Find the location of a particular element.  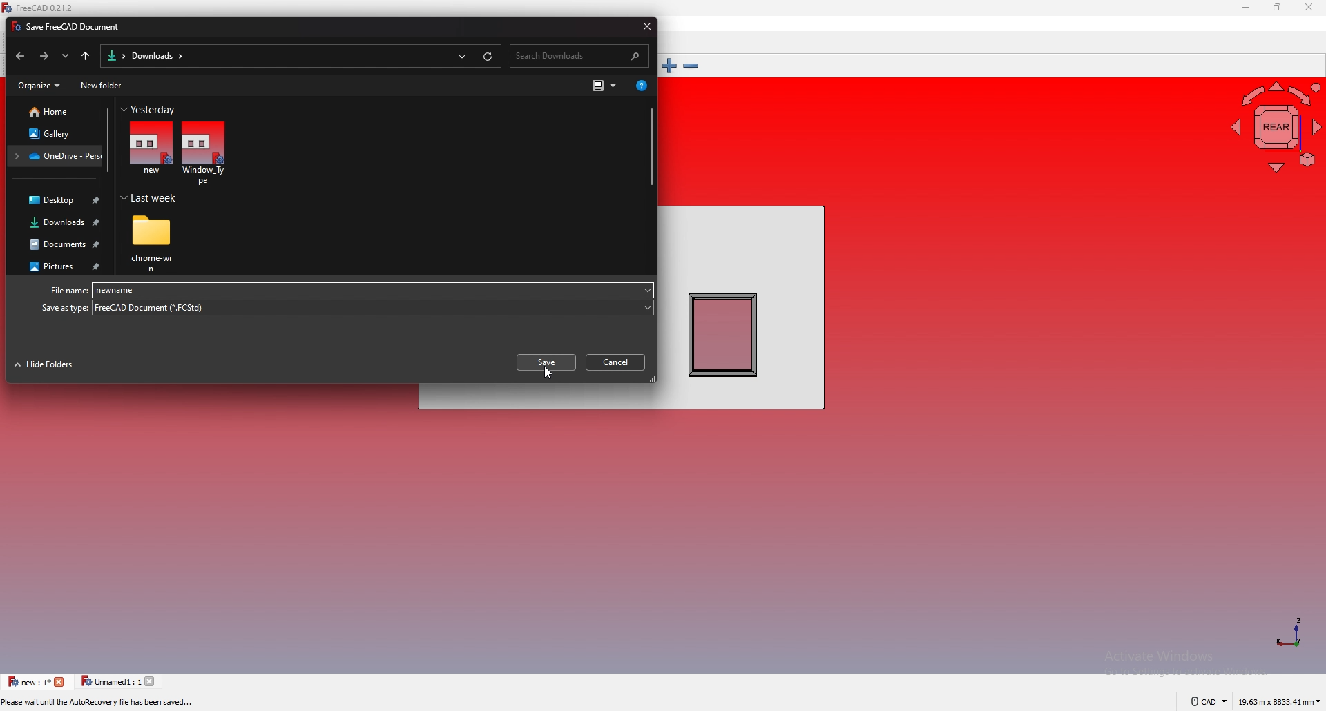

downloads is located at coordinates (157, 56).